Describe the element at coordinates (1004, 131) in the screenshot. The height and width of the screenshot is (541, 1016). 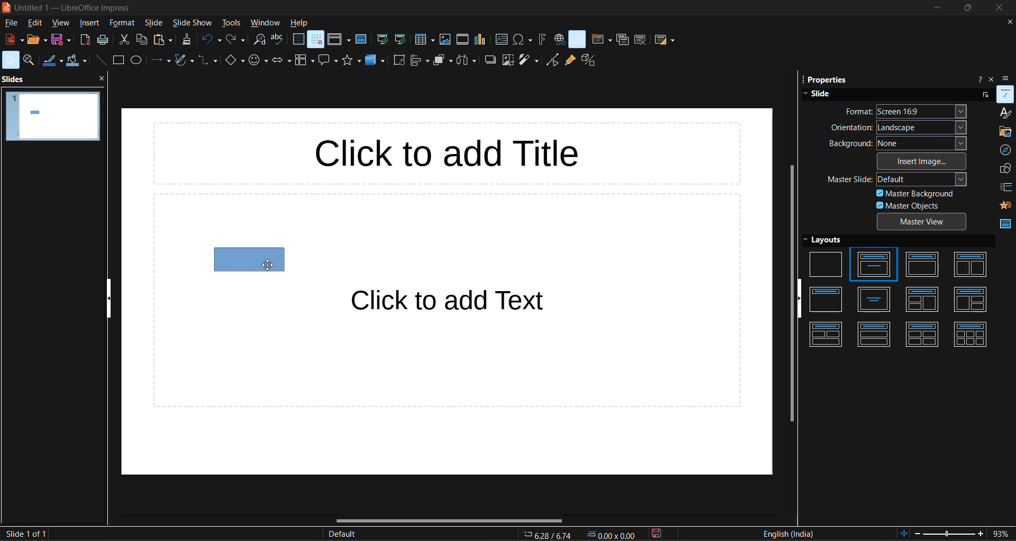
I see `gallery` at that location.